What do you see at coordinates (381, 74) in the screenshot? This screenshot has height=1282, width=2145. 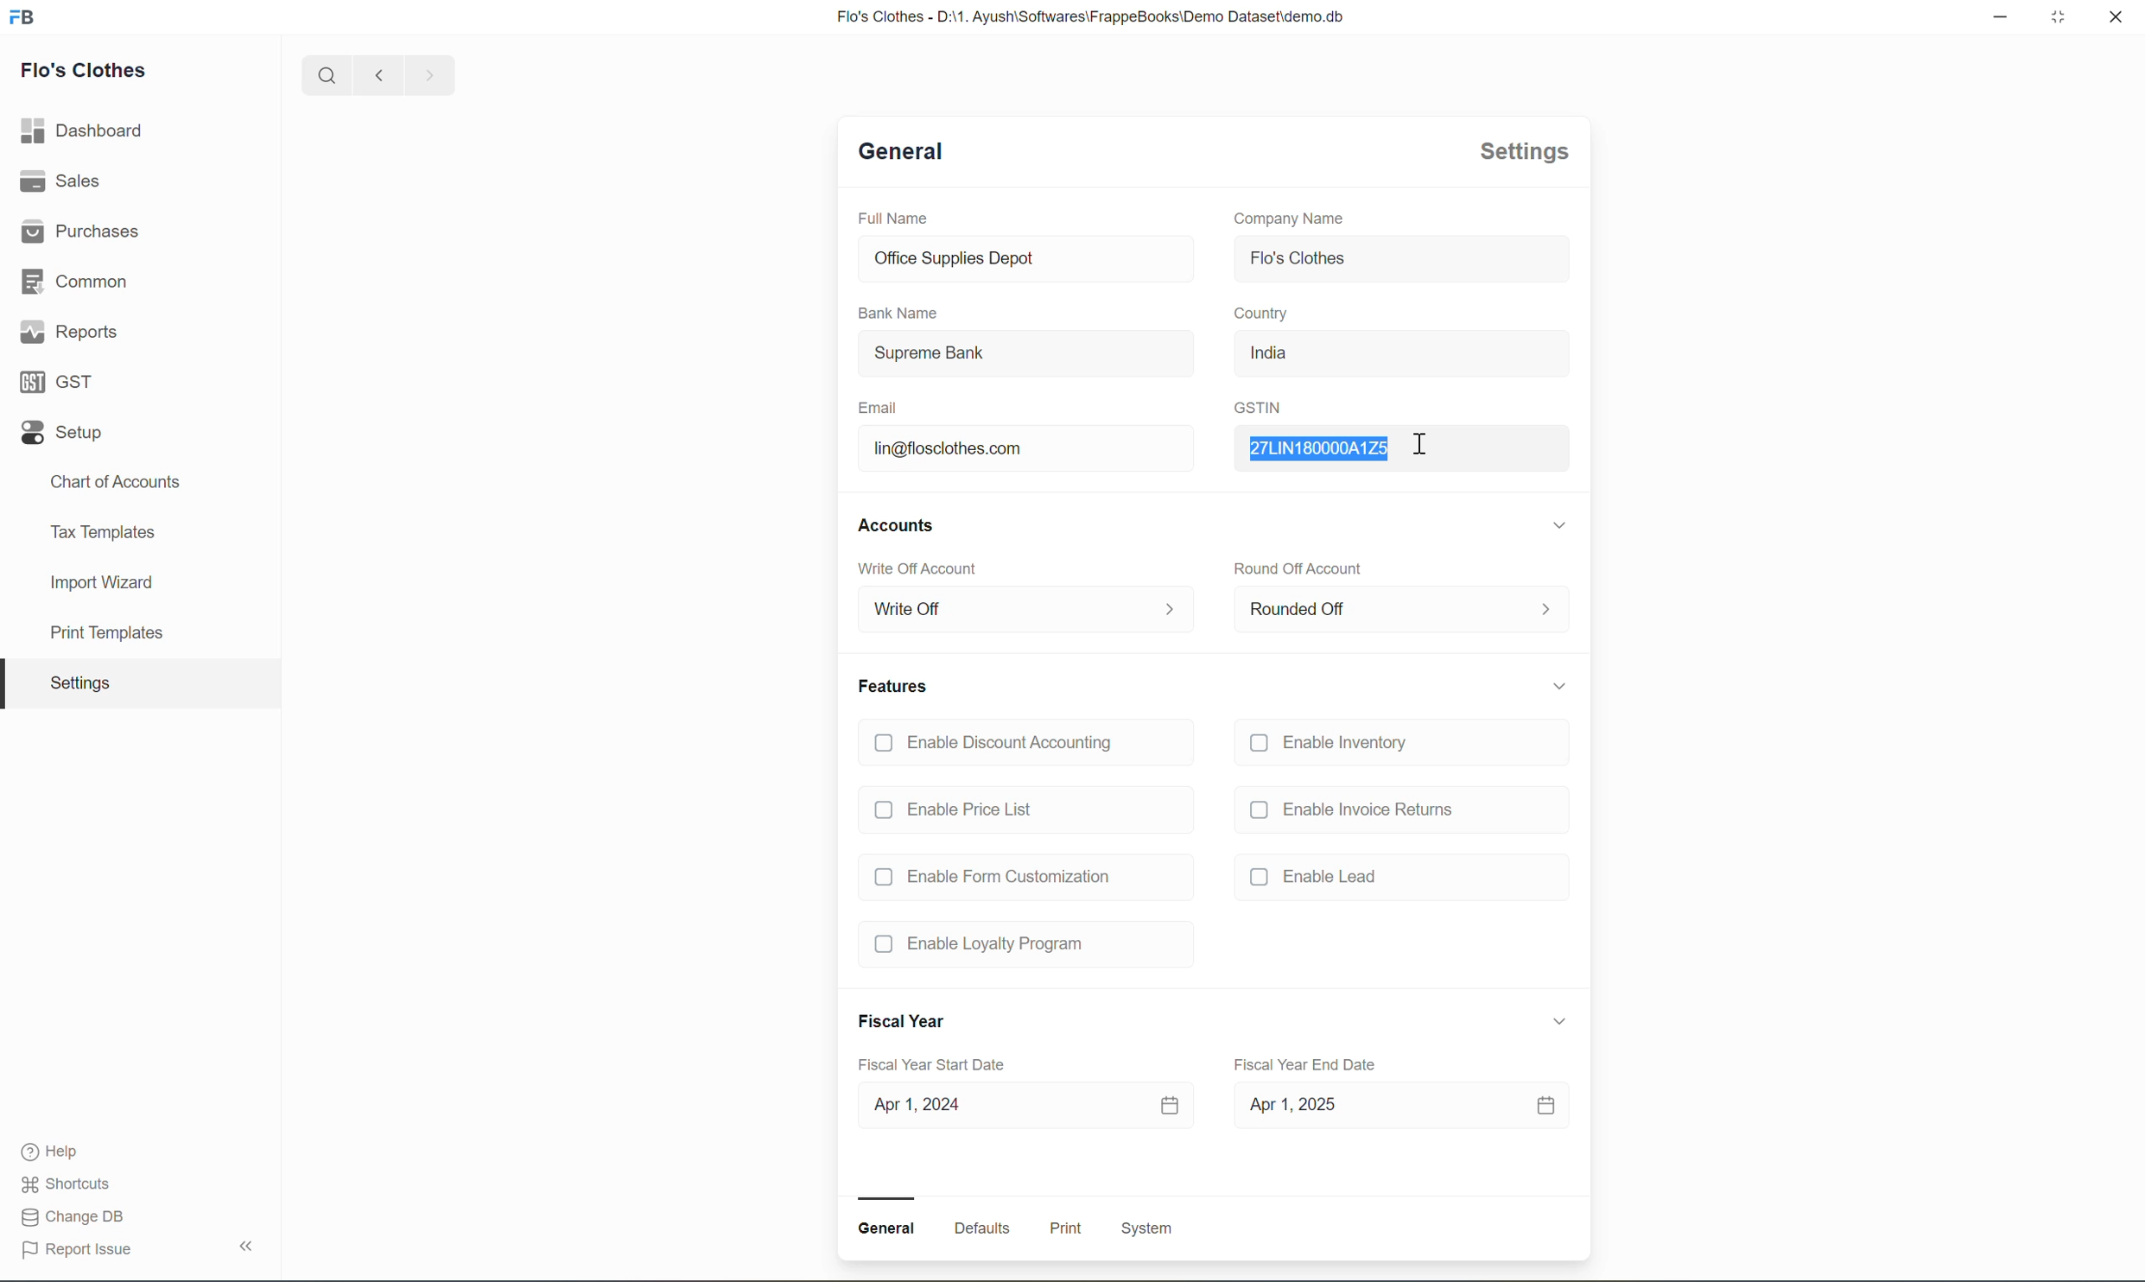 I see `backward` at bounding box center [381, 74].